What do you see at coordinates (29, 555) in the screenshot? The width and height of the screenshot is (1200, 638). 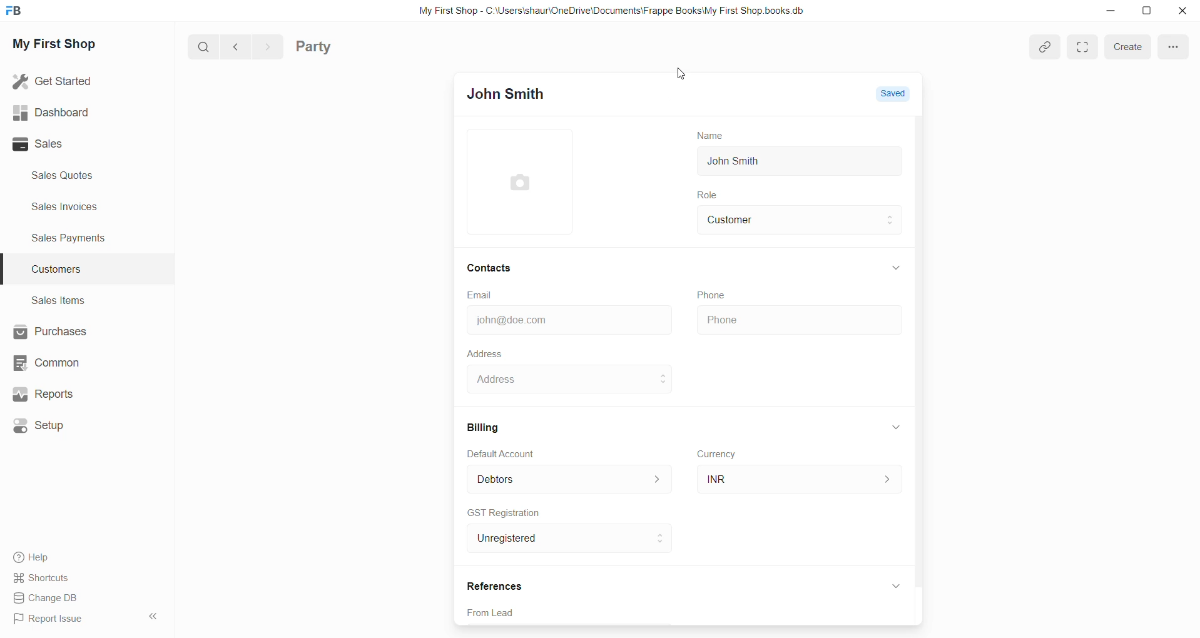 I see `Help` at bounding box center [29, 555].